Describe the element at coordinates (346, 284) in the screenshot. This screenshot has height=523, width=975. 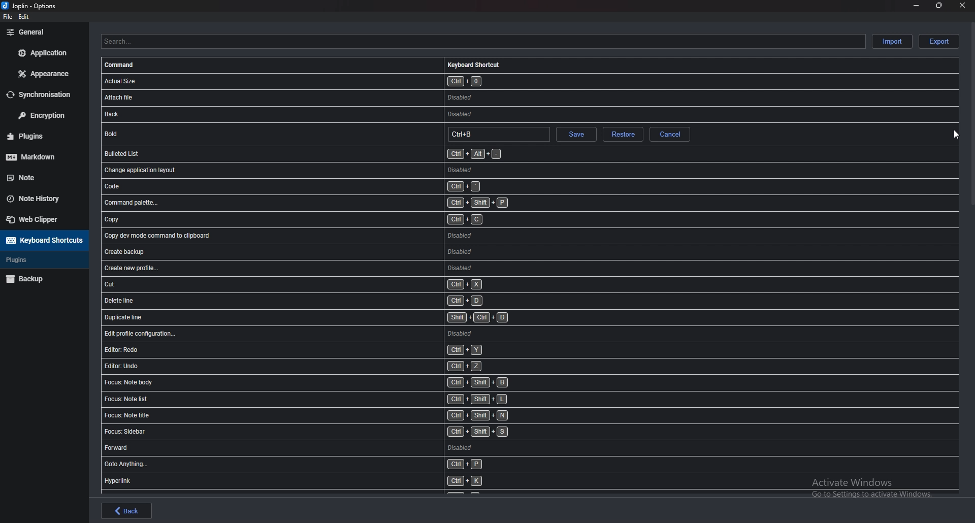
I see `shortcut` at that location.